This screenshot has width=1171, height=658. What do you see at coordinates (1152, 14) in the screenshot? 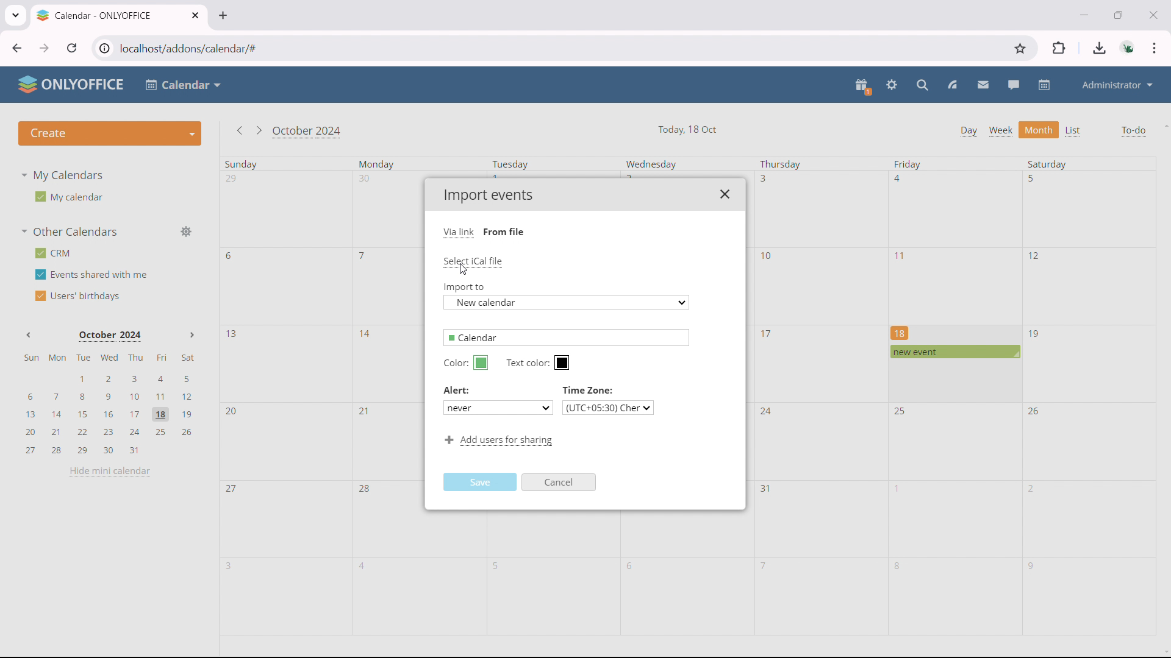
I see `close` at bounding box center [1152, 14].